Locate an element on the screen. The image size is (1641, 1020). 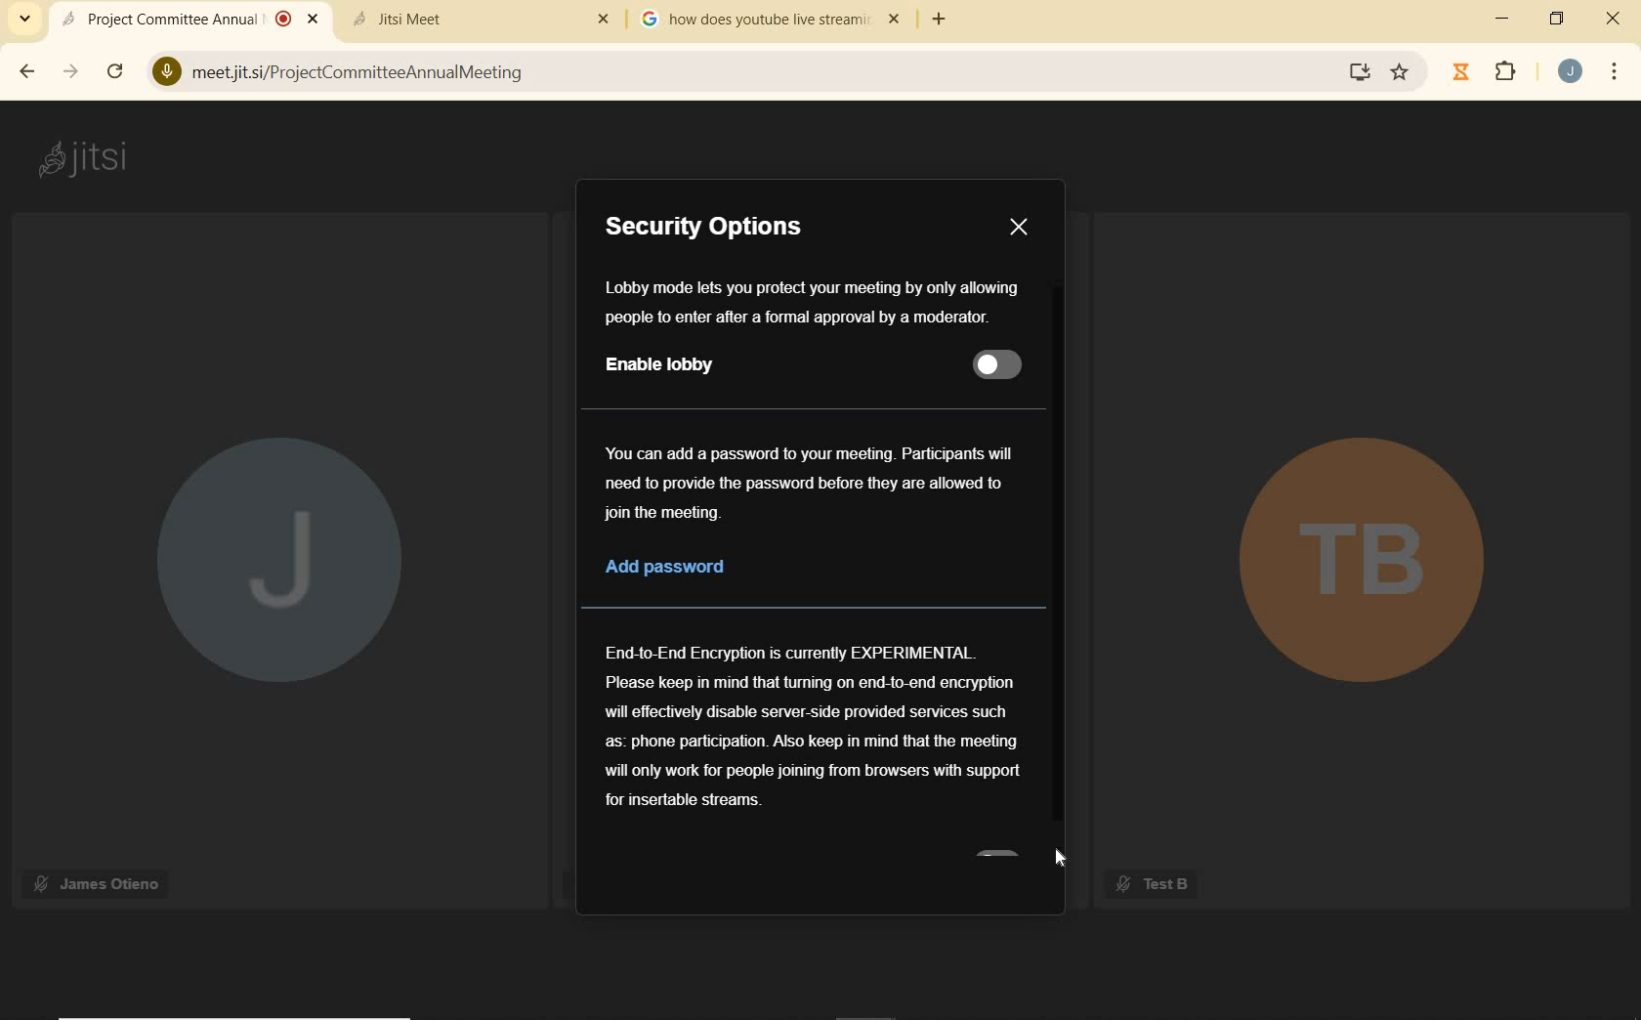
BACK is located at coordinates (23, 73).